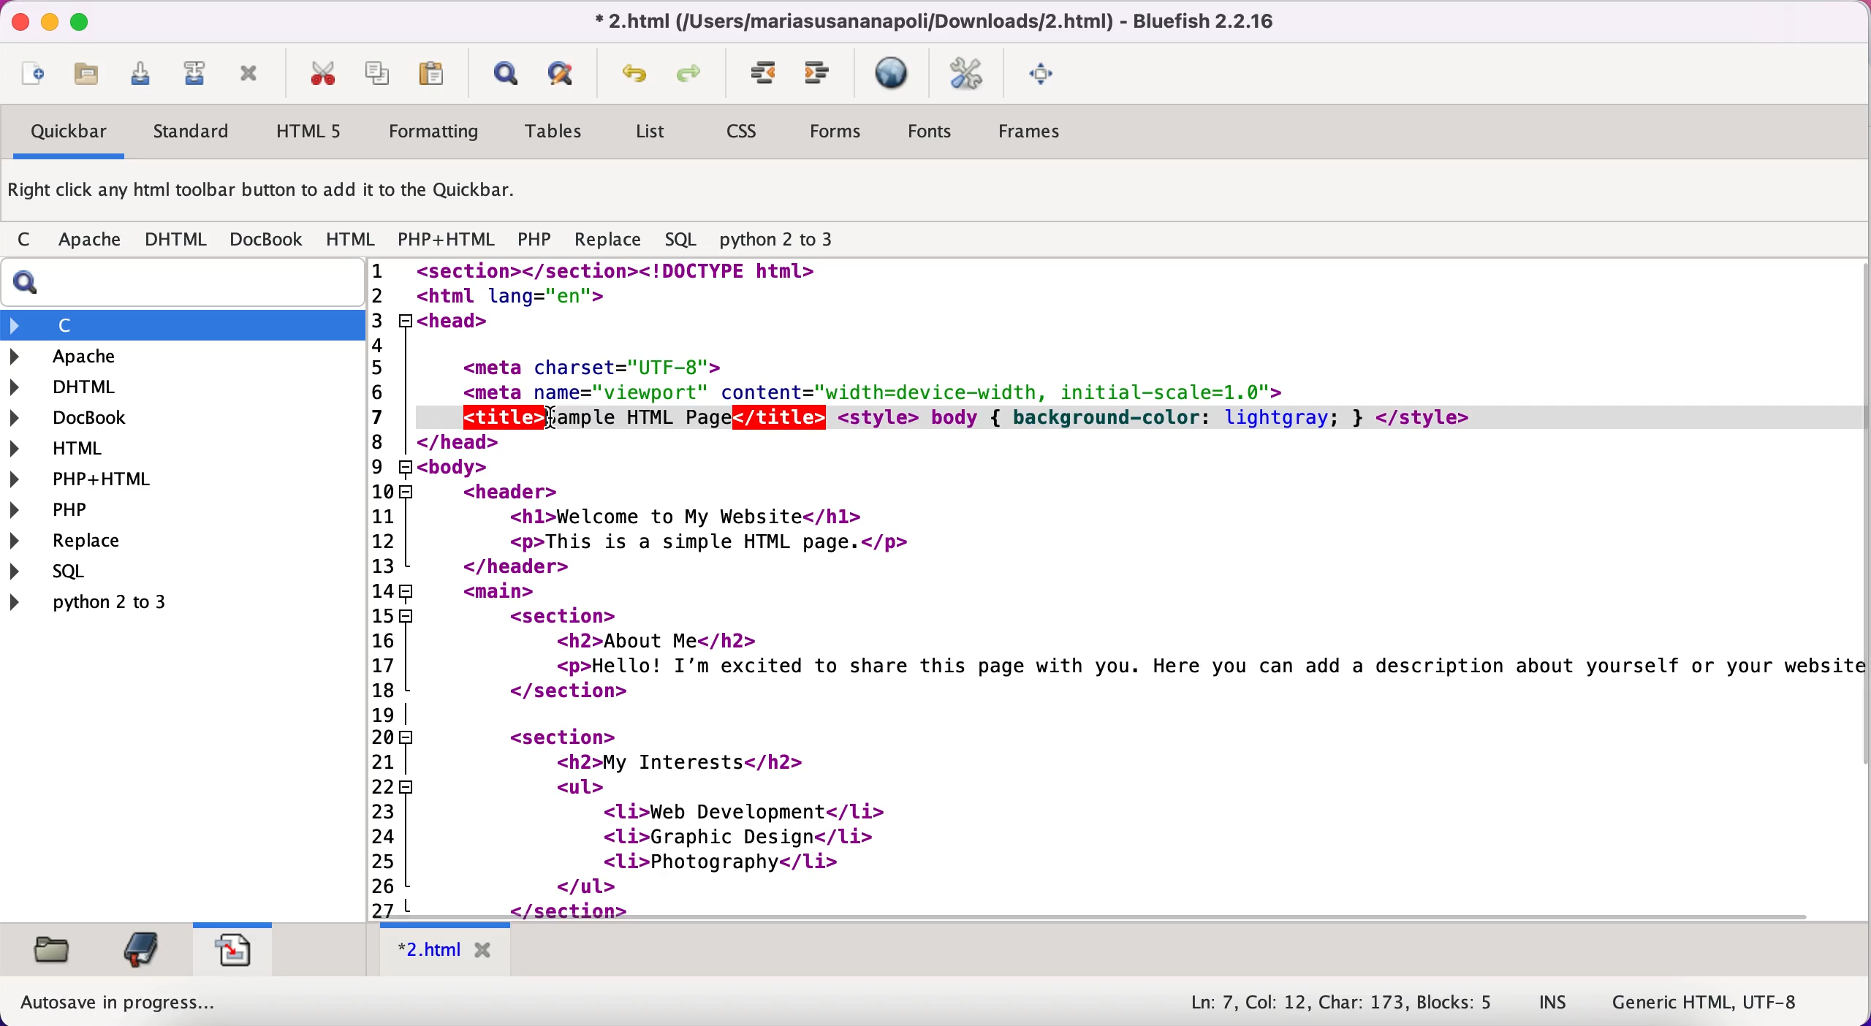 Image resolution: width=1871 pixels, height=1026 pixels. Describe the element at coordinates (435, 134) in the screenshot. I see `formatting` at that location.